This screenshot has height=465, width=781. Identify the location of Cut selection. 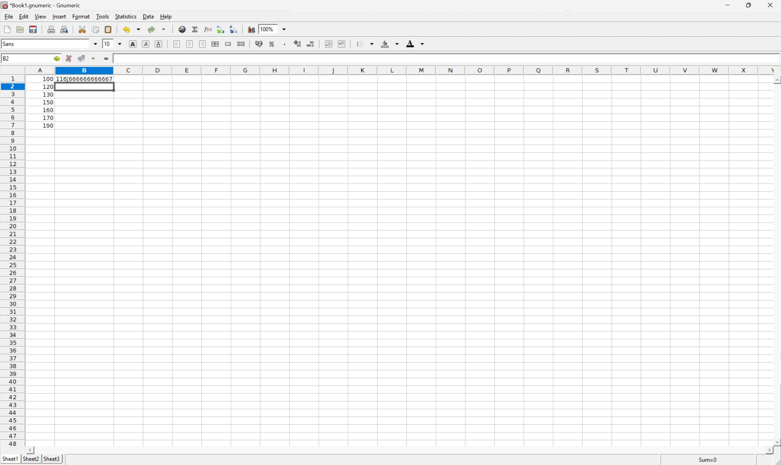
(82, 29).